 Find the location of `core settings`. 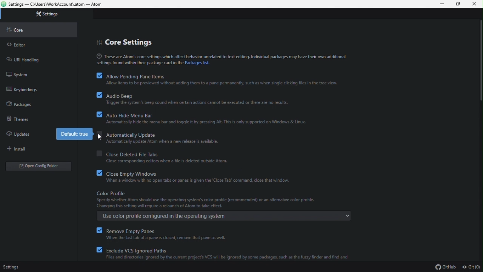

core settings is located at coordinates (125, 42).